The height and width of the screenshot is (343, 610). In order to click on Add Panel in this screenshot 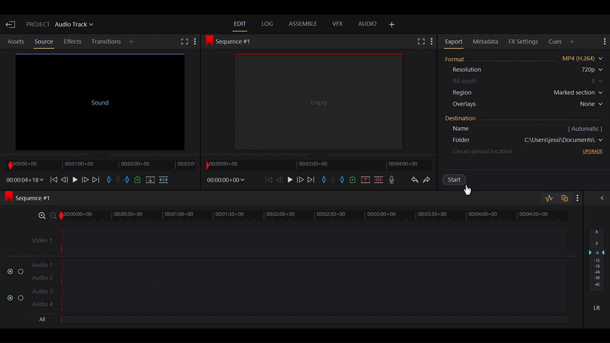, I will do `click(573, 42)`.